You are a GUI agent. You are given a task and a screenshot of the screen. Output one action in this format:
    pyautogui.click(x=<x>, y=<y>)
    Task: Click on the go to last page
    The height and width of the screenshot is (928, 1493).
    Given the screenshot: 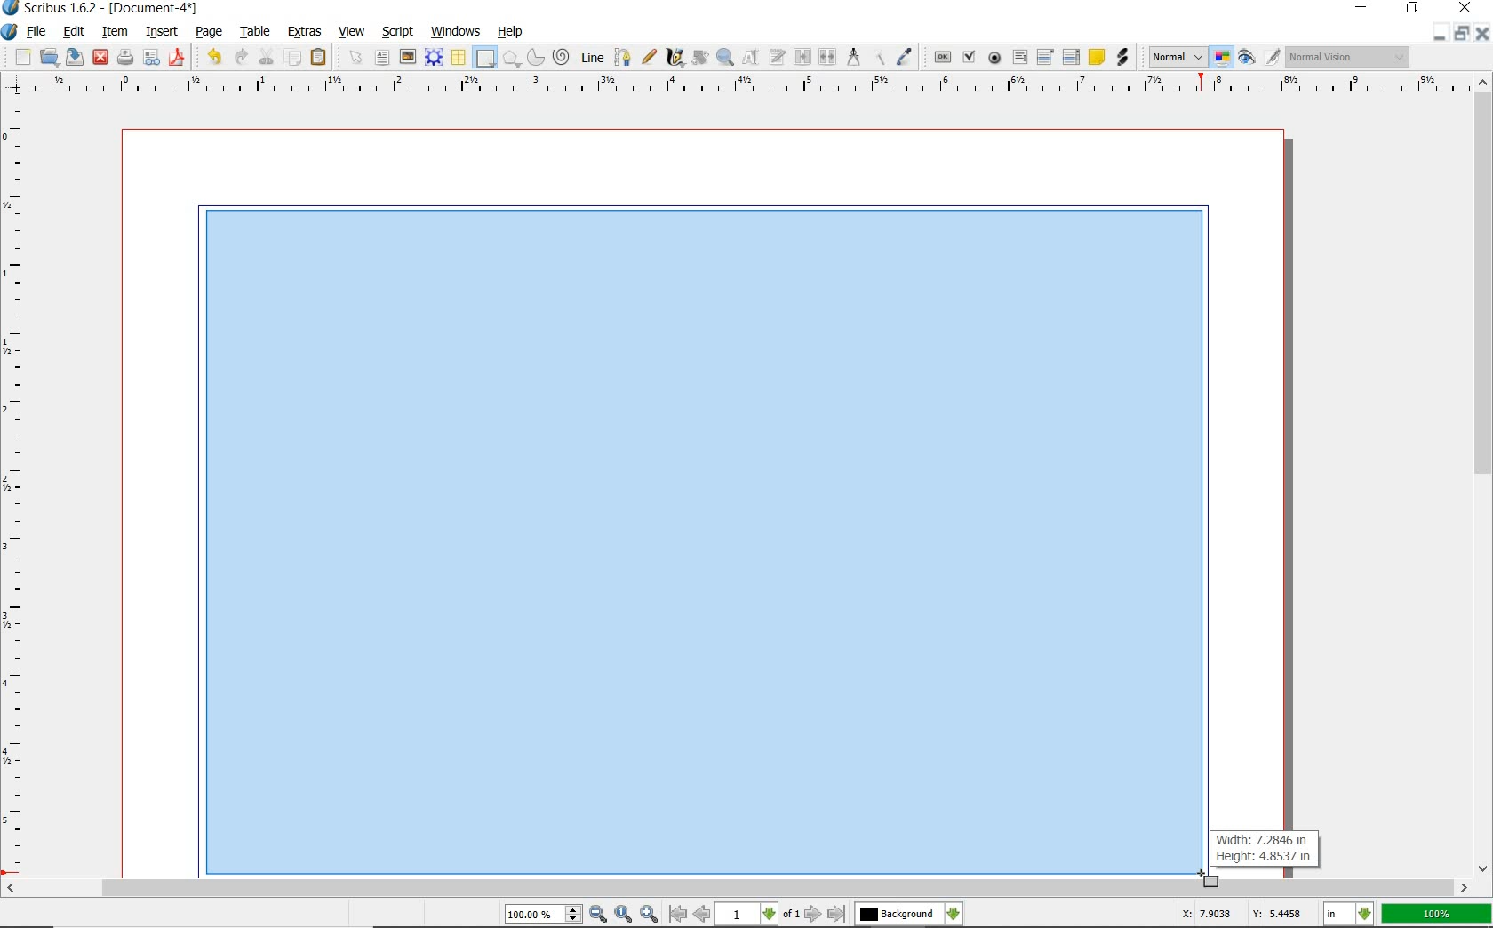 What is the action you would take?
    pyautogui.click(x=836, y=914)
    